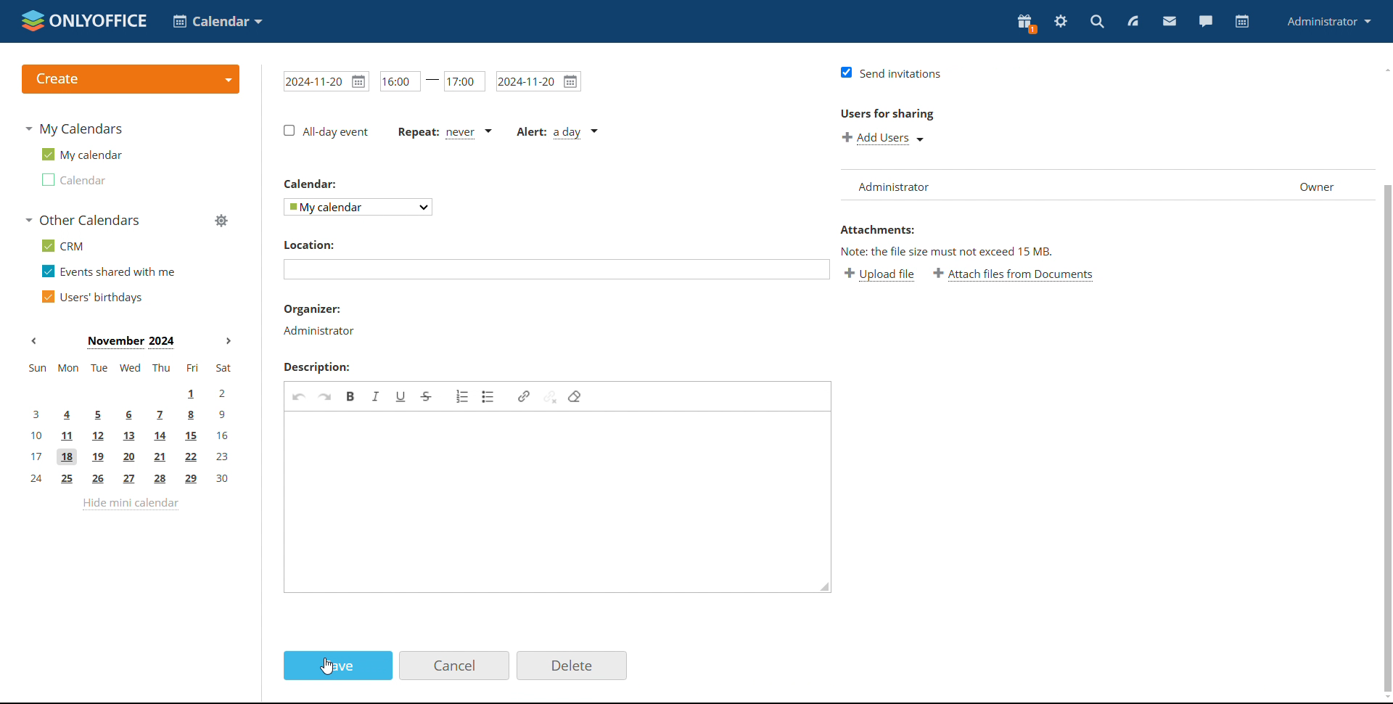  Describe the element at coordinates (317, 367) in the screenshot. I see `Description` at that location.